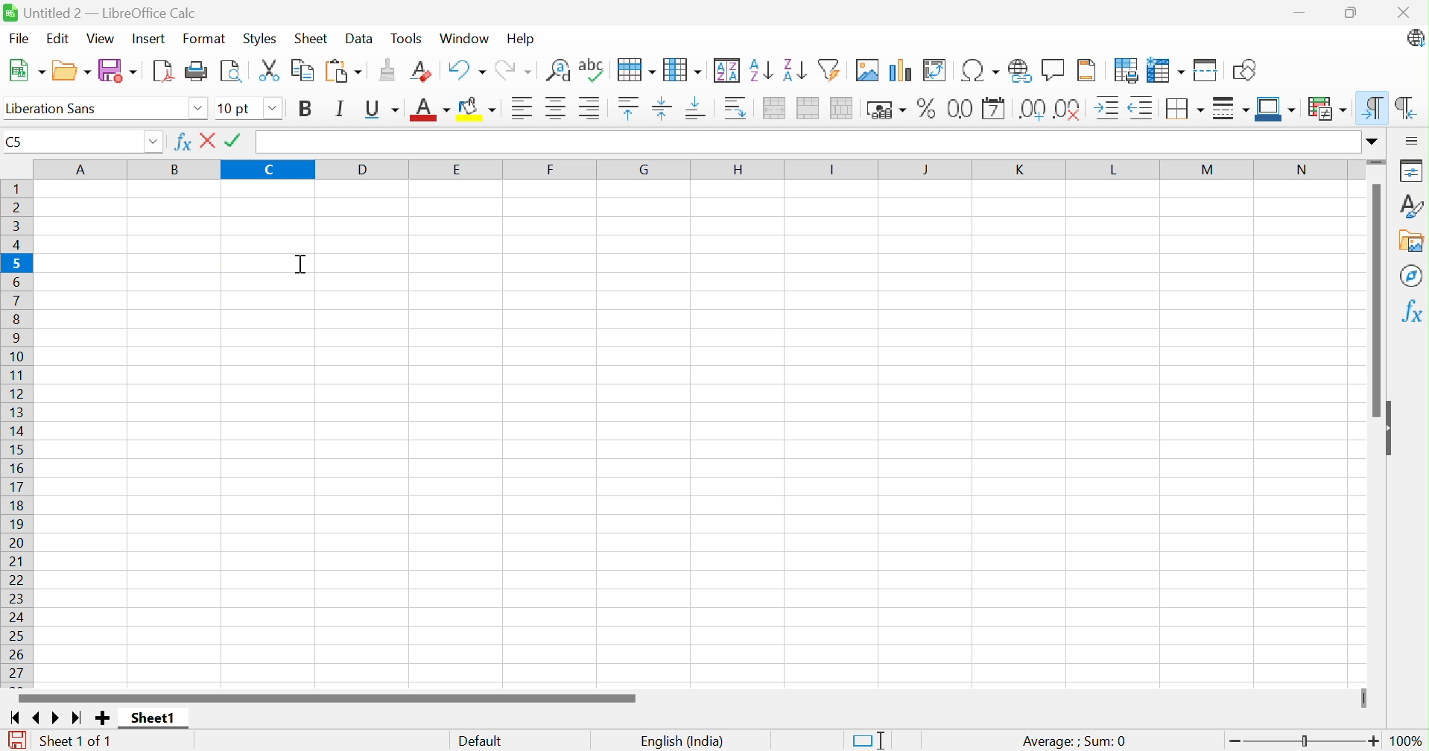 This screenshot has width=1429, height=751. Describe the element at coordinates (103, 39) in the screenshot. I see `View` at that location.